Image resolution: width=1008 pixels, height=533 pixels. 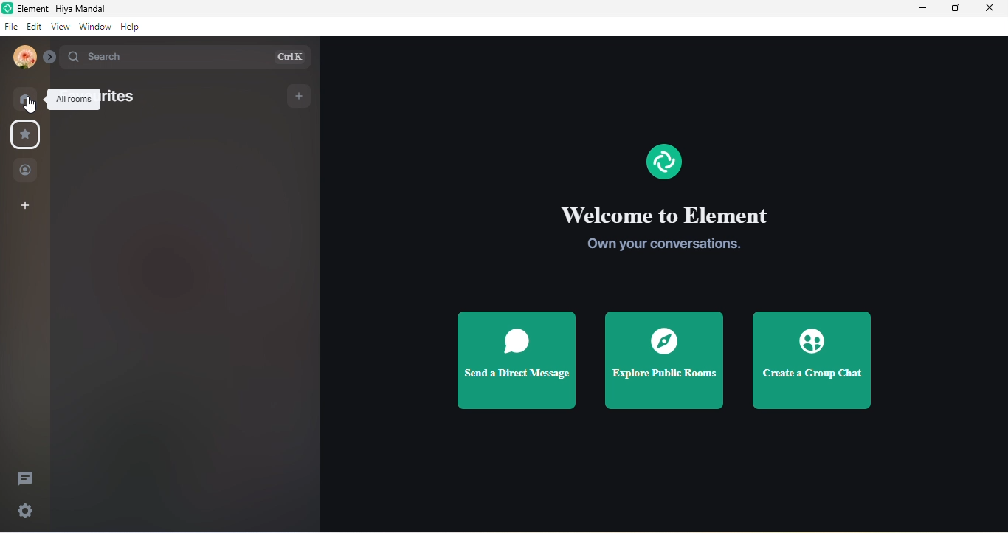 I want to click on Element | Hiya Mandal, so click(x=61, y=8).